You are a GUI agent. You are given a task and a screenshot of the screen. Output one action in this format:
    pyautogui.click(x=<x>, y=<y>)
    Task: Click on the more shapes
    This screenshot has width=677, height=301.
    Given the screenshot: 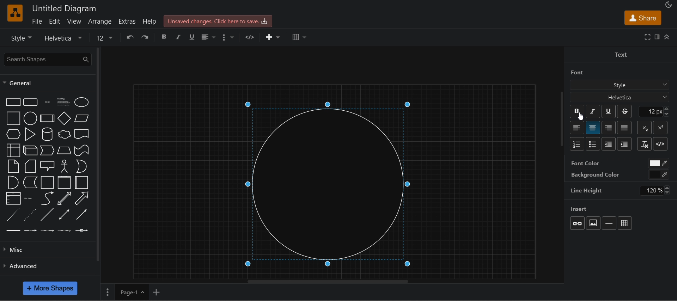 What is the action you would take?
    pyautogui.click(x=51, y=291)
    